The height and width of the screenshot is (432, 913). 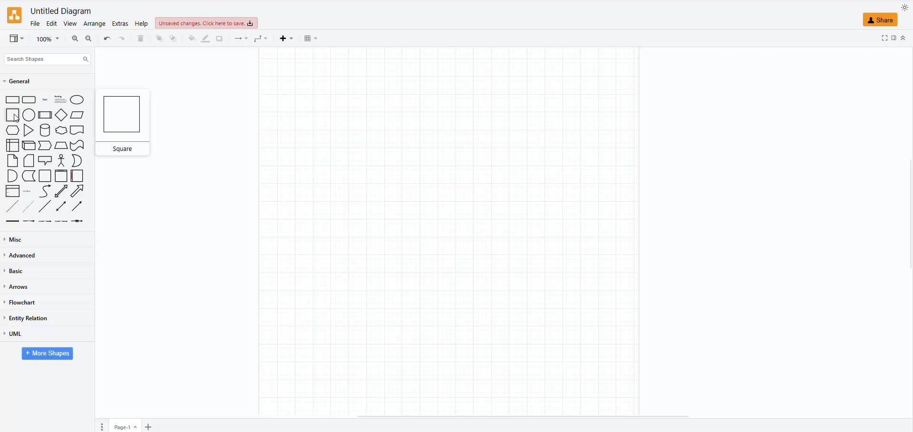 What do you see at coordinates (29, 146) in the screenshot?
I see `cube` at bounding box center [29, 146].